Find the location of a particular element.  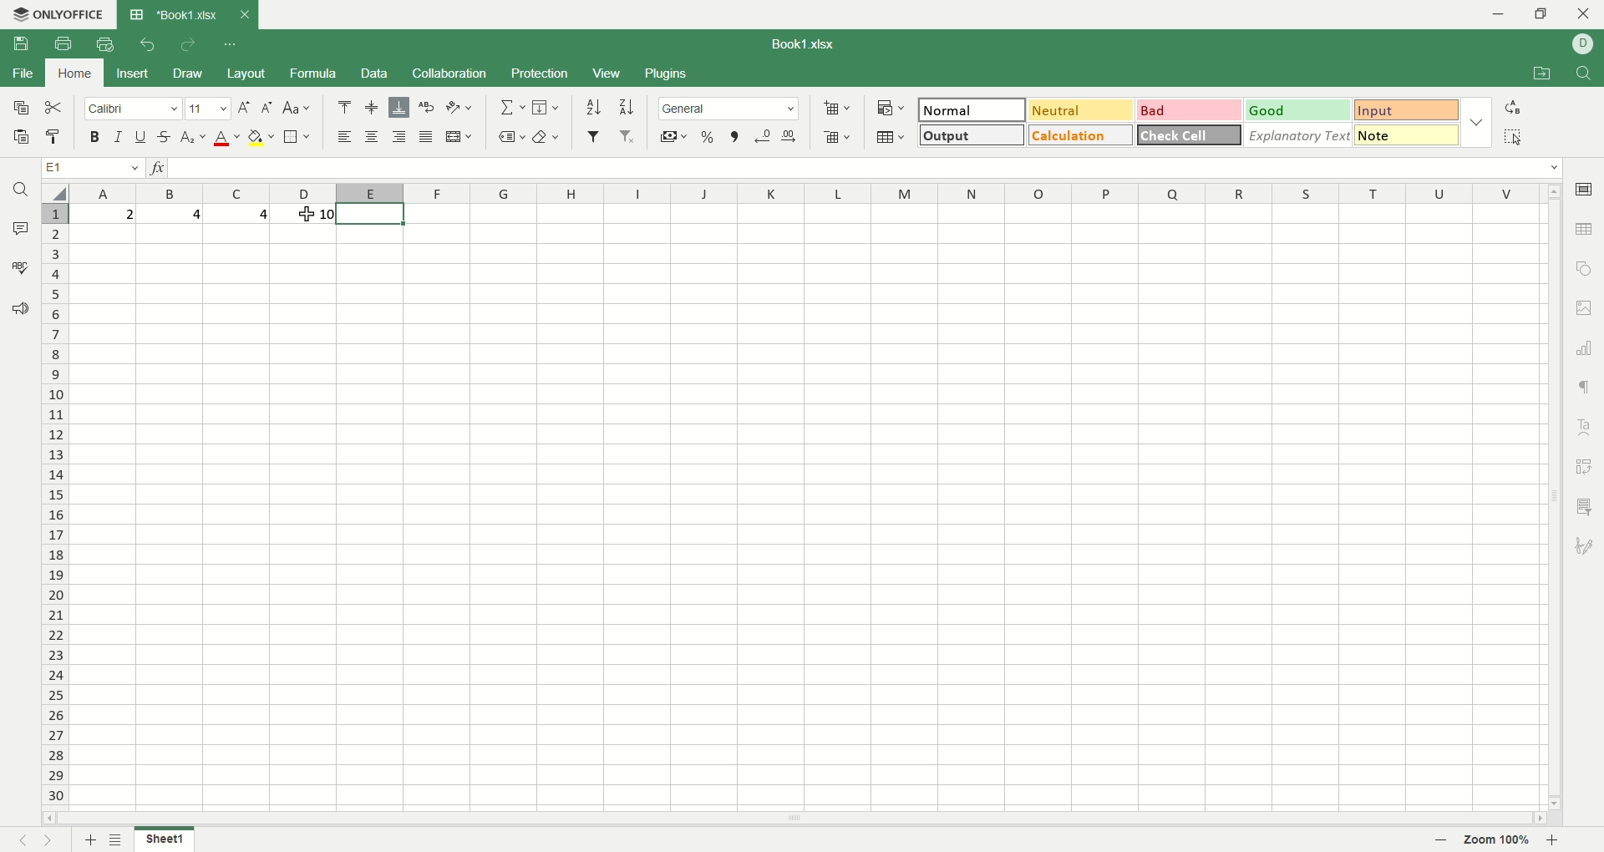

font is located at coordinates (131, 109).